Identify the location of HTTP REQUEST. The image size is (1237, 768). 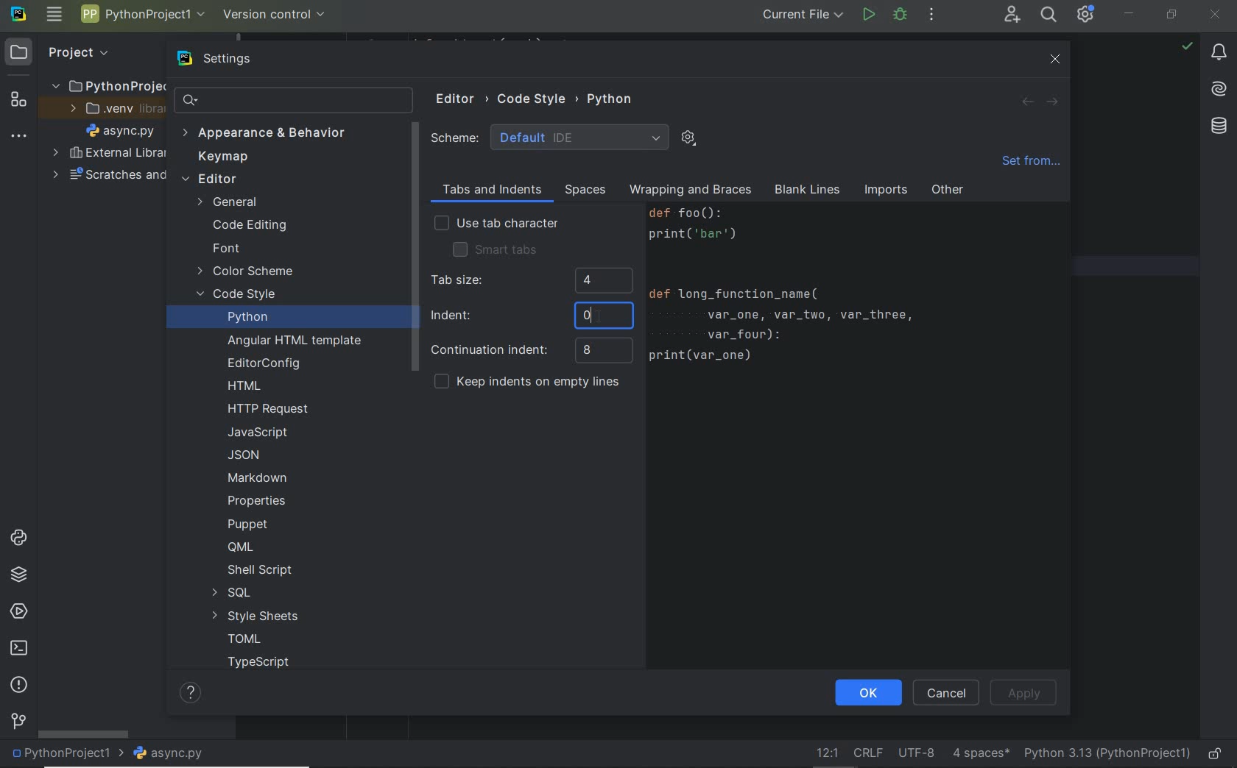
(270, 409).